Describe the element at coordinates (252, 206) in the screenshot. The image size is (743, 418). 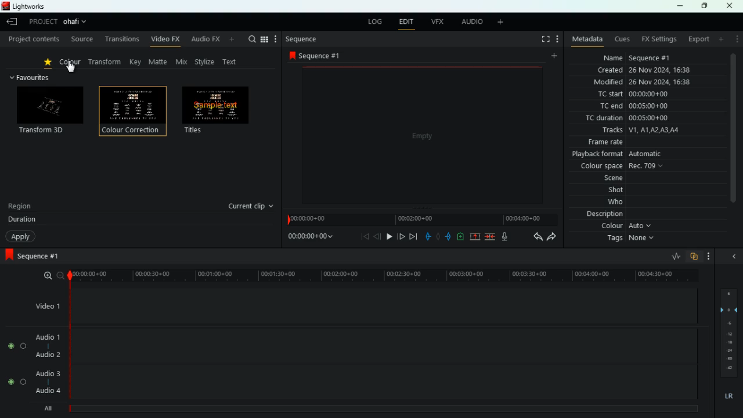
I see `current clip` at that location.